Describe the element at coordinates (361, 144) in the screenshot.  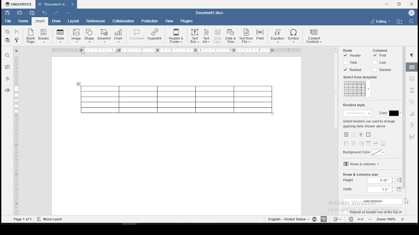
I see `outer left boundary only` at that location.